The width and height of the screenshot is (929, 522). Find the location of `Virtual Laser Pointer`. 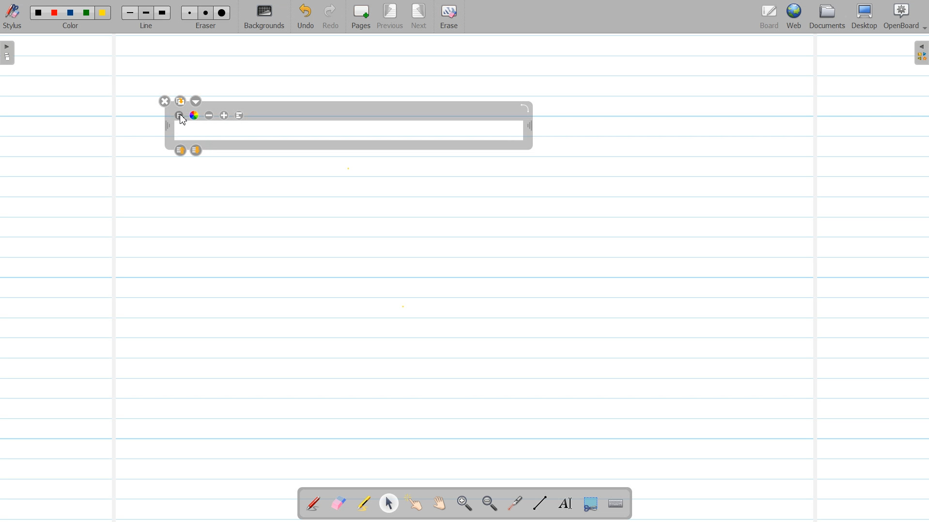

Virtual Laser Pointer is located at coordinates (512, 504).